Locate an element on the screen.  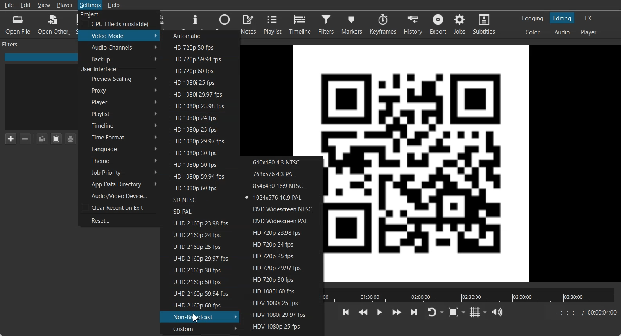
Video slider is located at coordinates (471, 295).